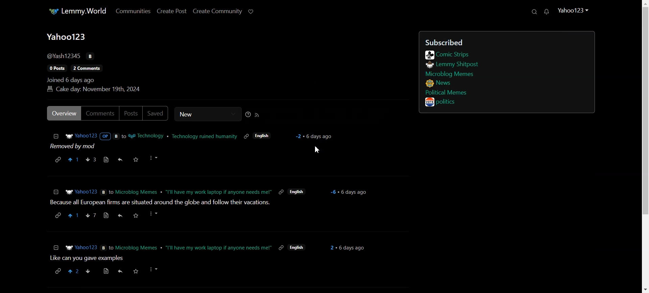 The width and height of the screenshot is (649, 293). What do you see at coordinates (136, 160) in the screenshot?
I see `Save` at bounding box center [136, 160].